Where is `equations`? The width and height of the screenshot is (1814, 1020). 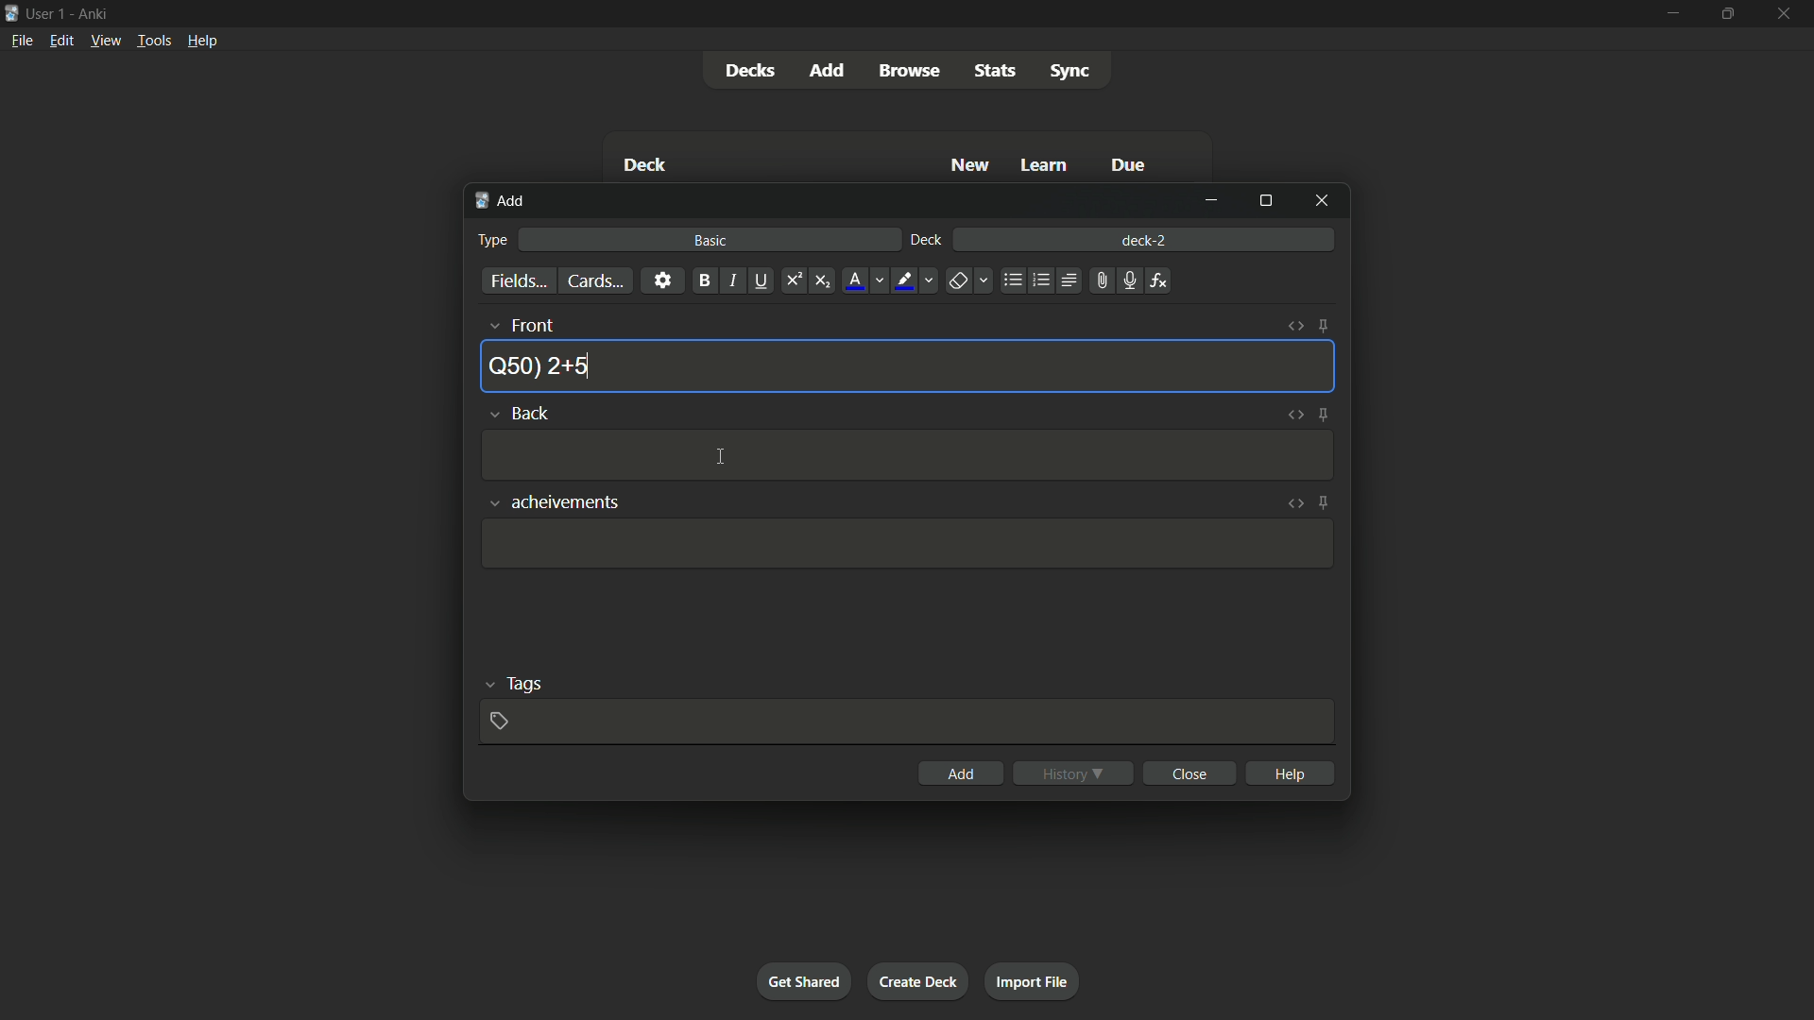
equations is located at coordinates (1159, 280).